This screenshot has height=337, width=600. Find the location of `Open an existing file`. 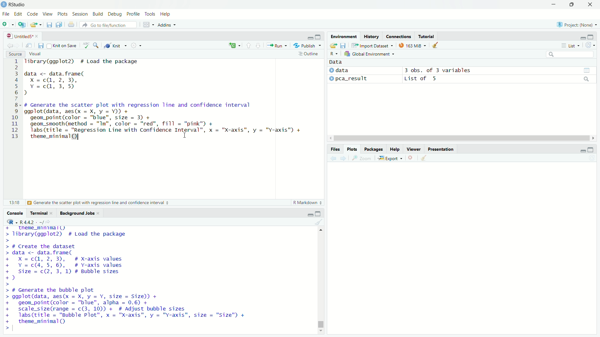

Open an existing file is located at coordinates (32, 25).